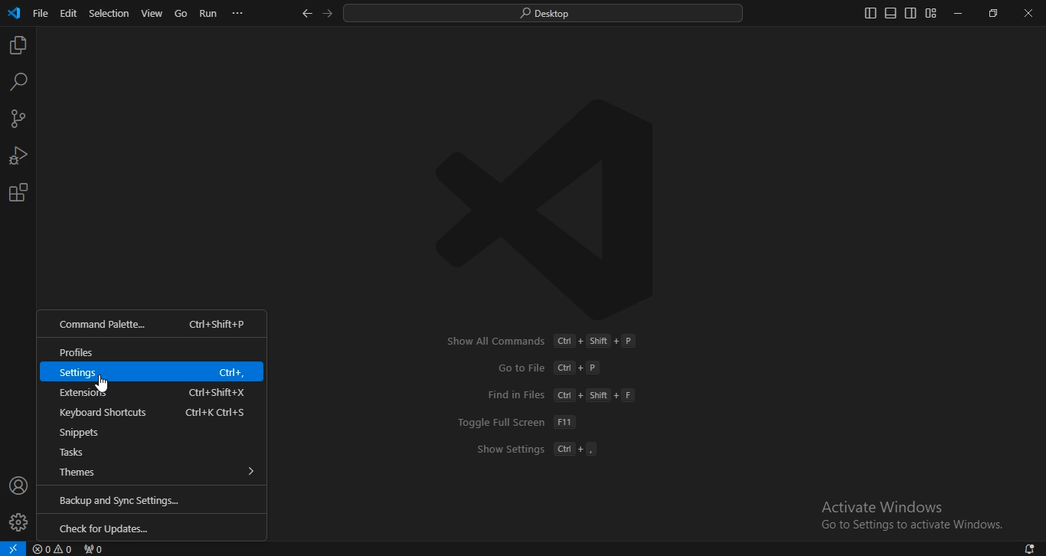 The width and height of the screenshot is (1046, 556). Describe the element at coordinates (308, 14) in the screenshot. I see `go back` at that location.